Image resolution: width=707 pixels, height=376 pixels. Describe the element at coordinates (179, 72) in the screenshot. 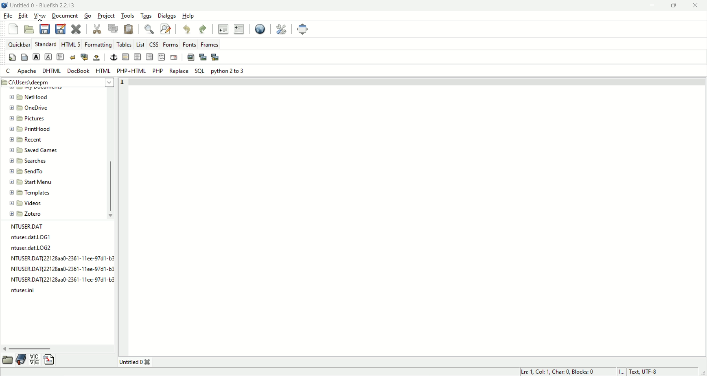

I see `replace` at that location.